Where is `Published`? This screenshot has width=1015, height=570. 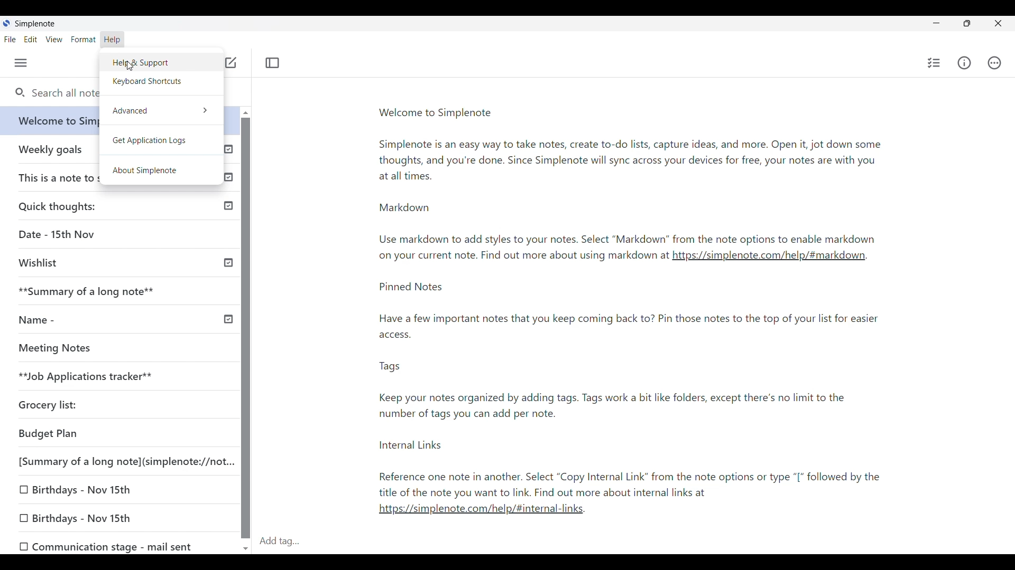 Published is located at coordinates (229, 175).